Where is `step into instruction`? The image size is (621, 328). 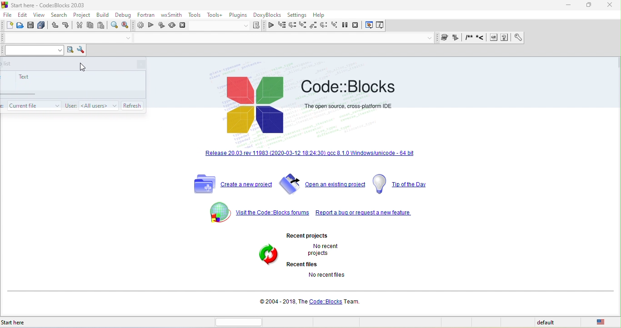
step into instruction is located at coordinates (336, 26).